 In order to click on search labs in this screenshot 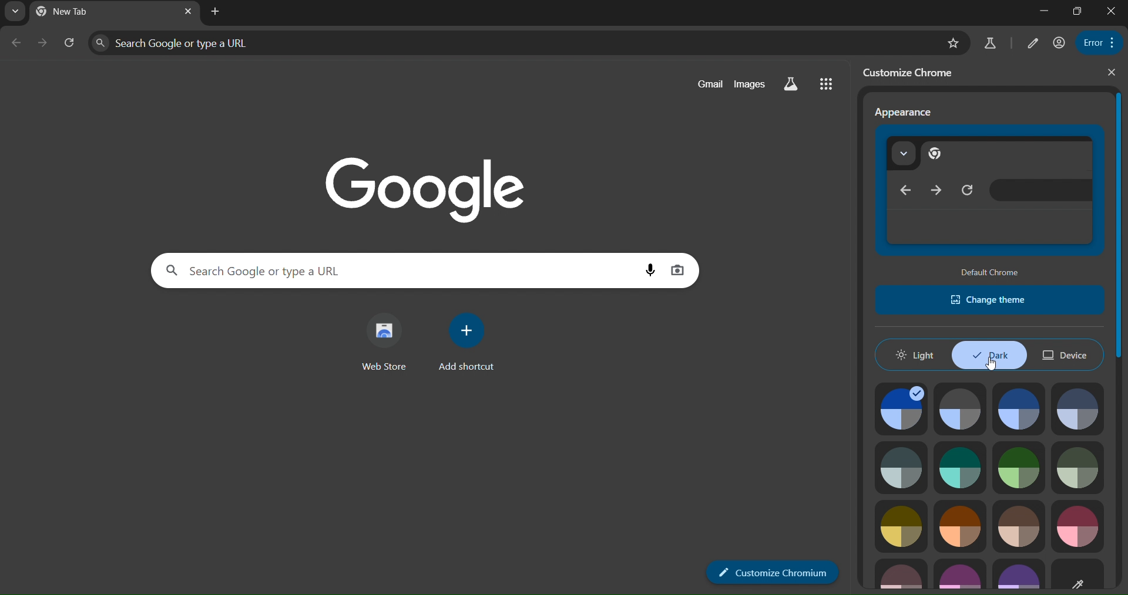, I will do `click(990, 43)`.